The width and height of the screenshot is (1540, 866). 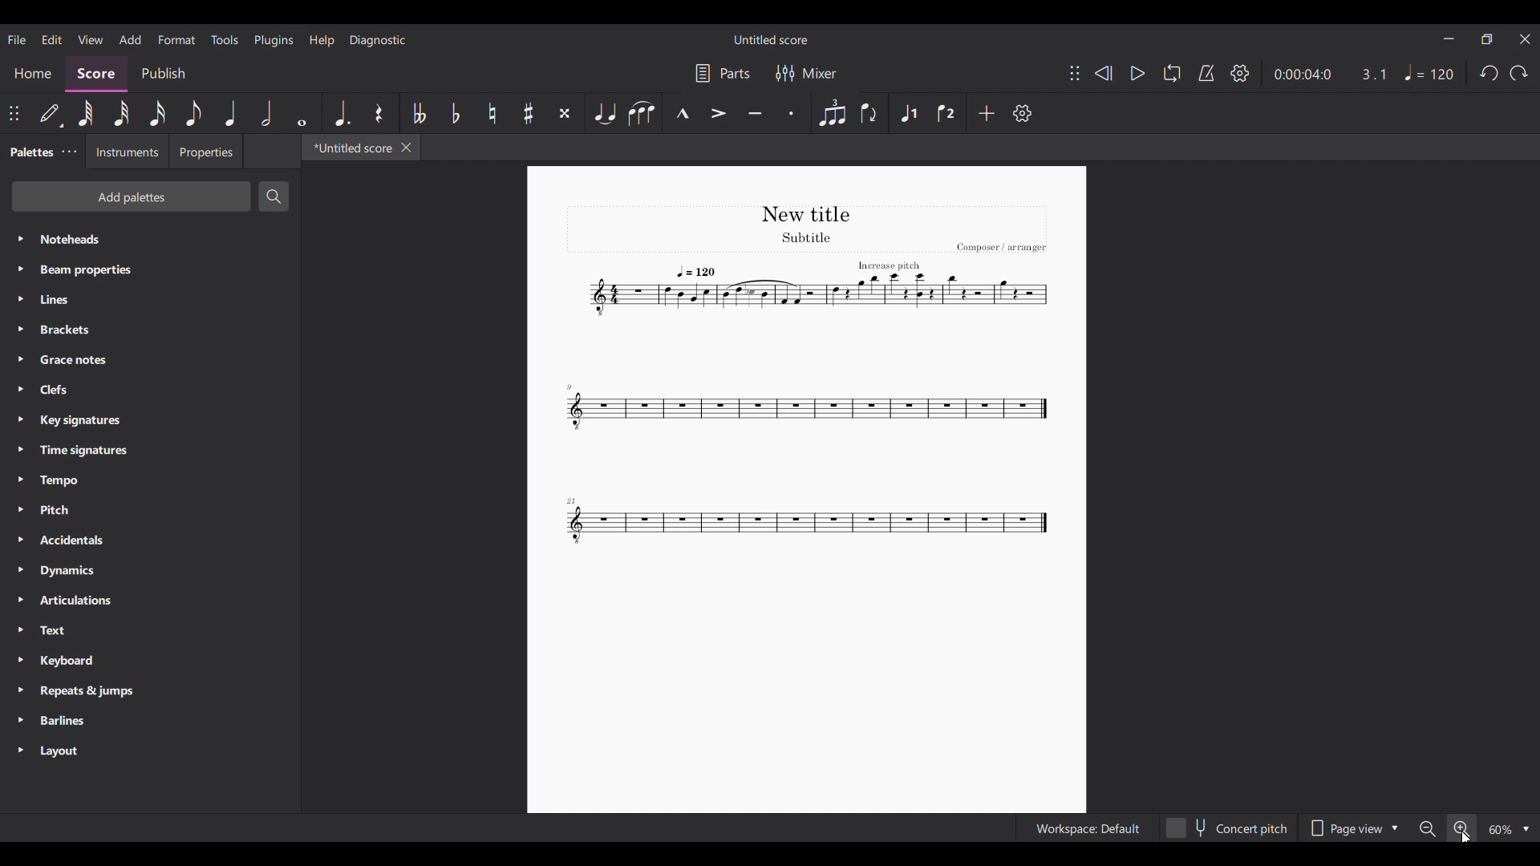 What do you see at coordinates (132, 196) in the screenshot?
I see `Add palettes` at bounding box center [132, 196].